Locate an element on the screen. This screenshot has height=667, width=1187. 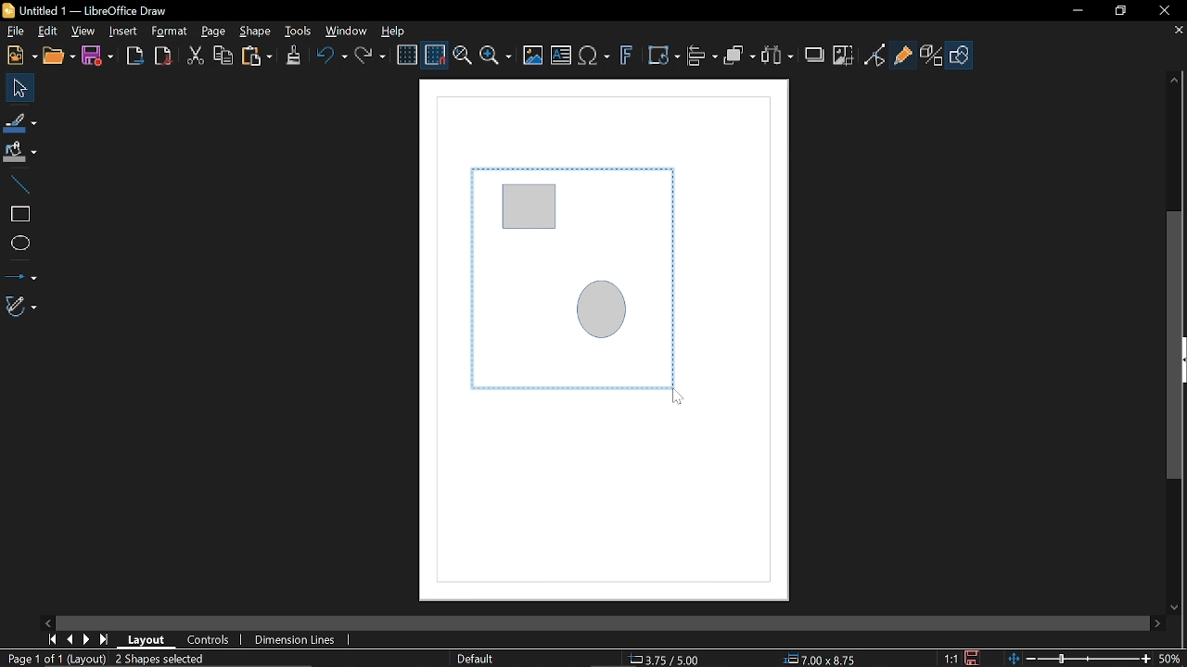
Change Zoom is located at coordinates (1081, 660).